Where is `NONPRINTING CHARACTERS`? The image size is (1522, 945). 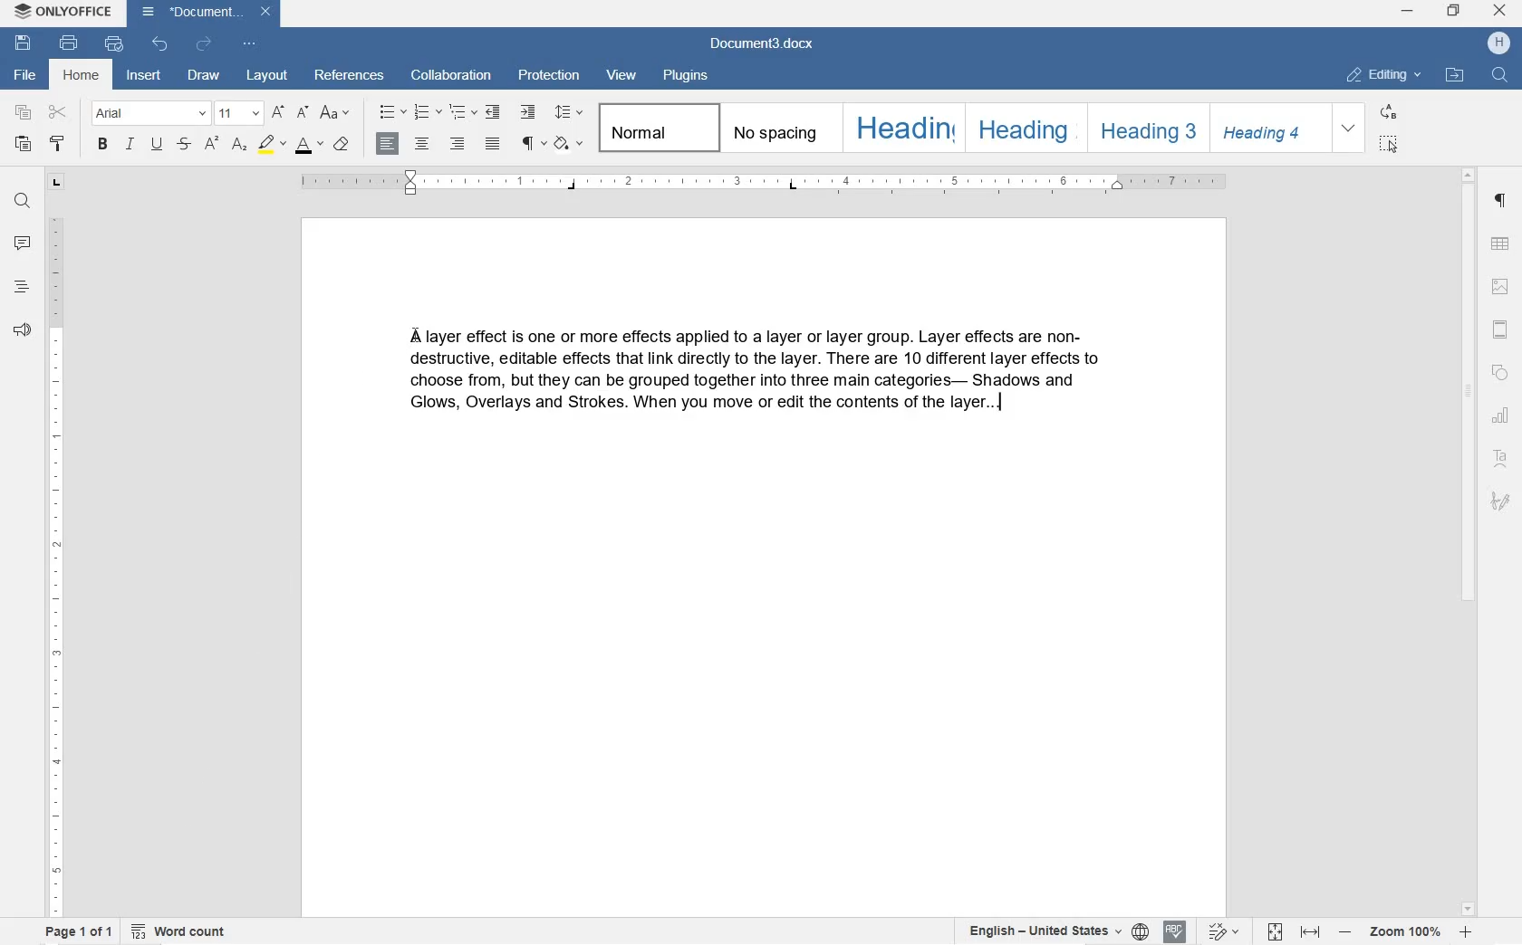 NONPRINTING CHARACTERS is located at coordinates (534, 144).